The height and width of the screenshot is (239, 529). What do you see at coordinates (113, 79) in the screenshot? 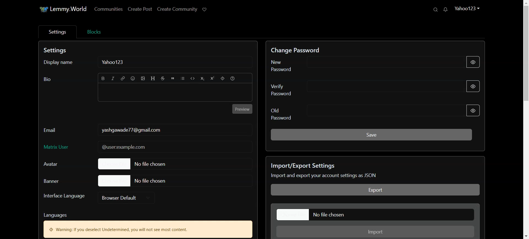
I see `Italic` at bounding box center [113, 79].